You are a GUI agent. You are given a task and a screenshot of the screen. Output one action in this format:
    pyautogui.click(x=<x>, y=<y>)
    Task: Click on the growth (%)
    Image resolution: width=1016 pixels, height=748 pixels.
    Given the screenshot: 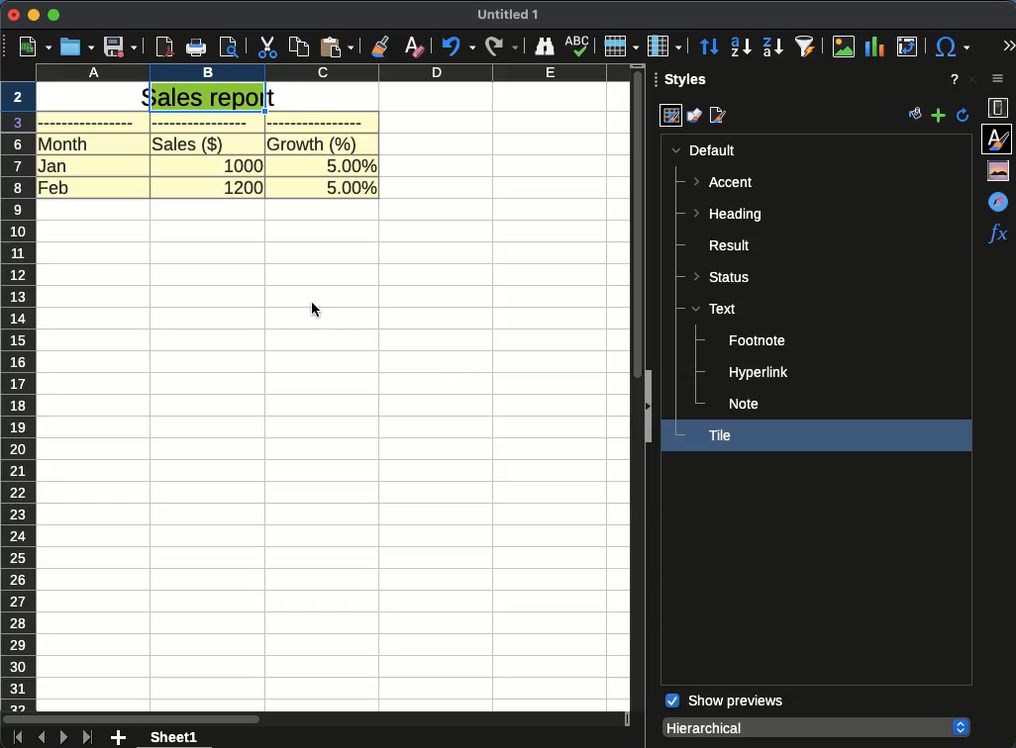 What is the action you would take?
    pyautogui.click(x=316, y=142)
    